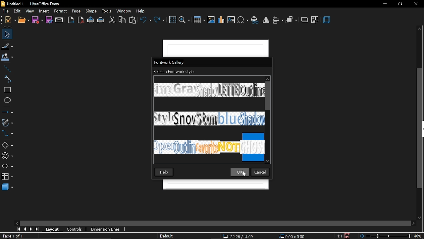  What do you see at coordinates (167, 236) in the screenshot?
I see `Default` at bounding box center [167, 236].